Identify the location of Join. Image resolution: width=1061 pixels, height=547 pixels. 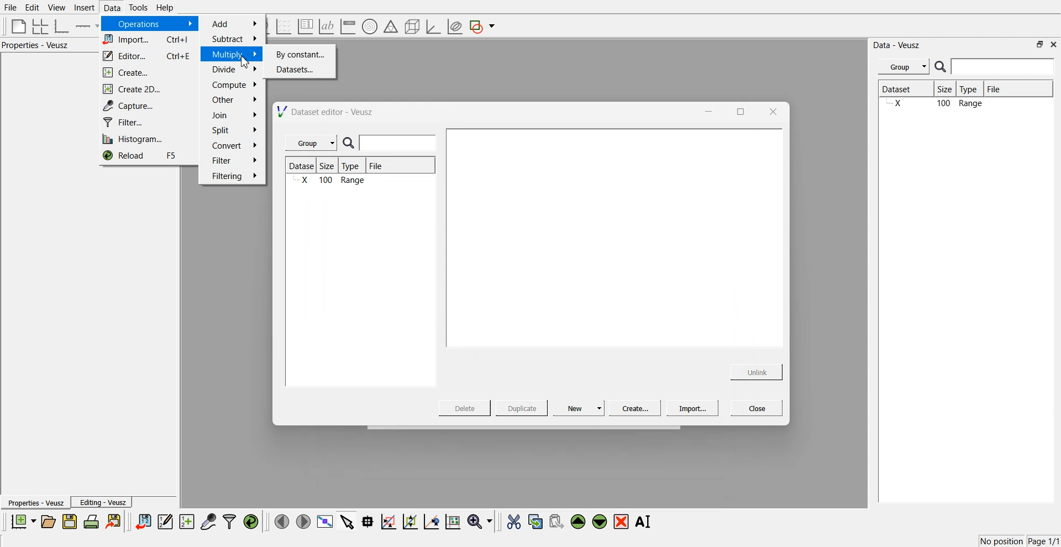
(235, 117).